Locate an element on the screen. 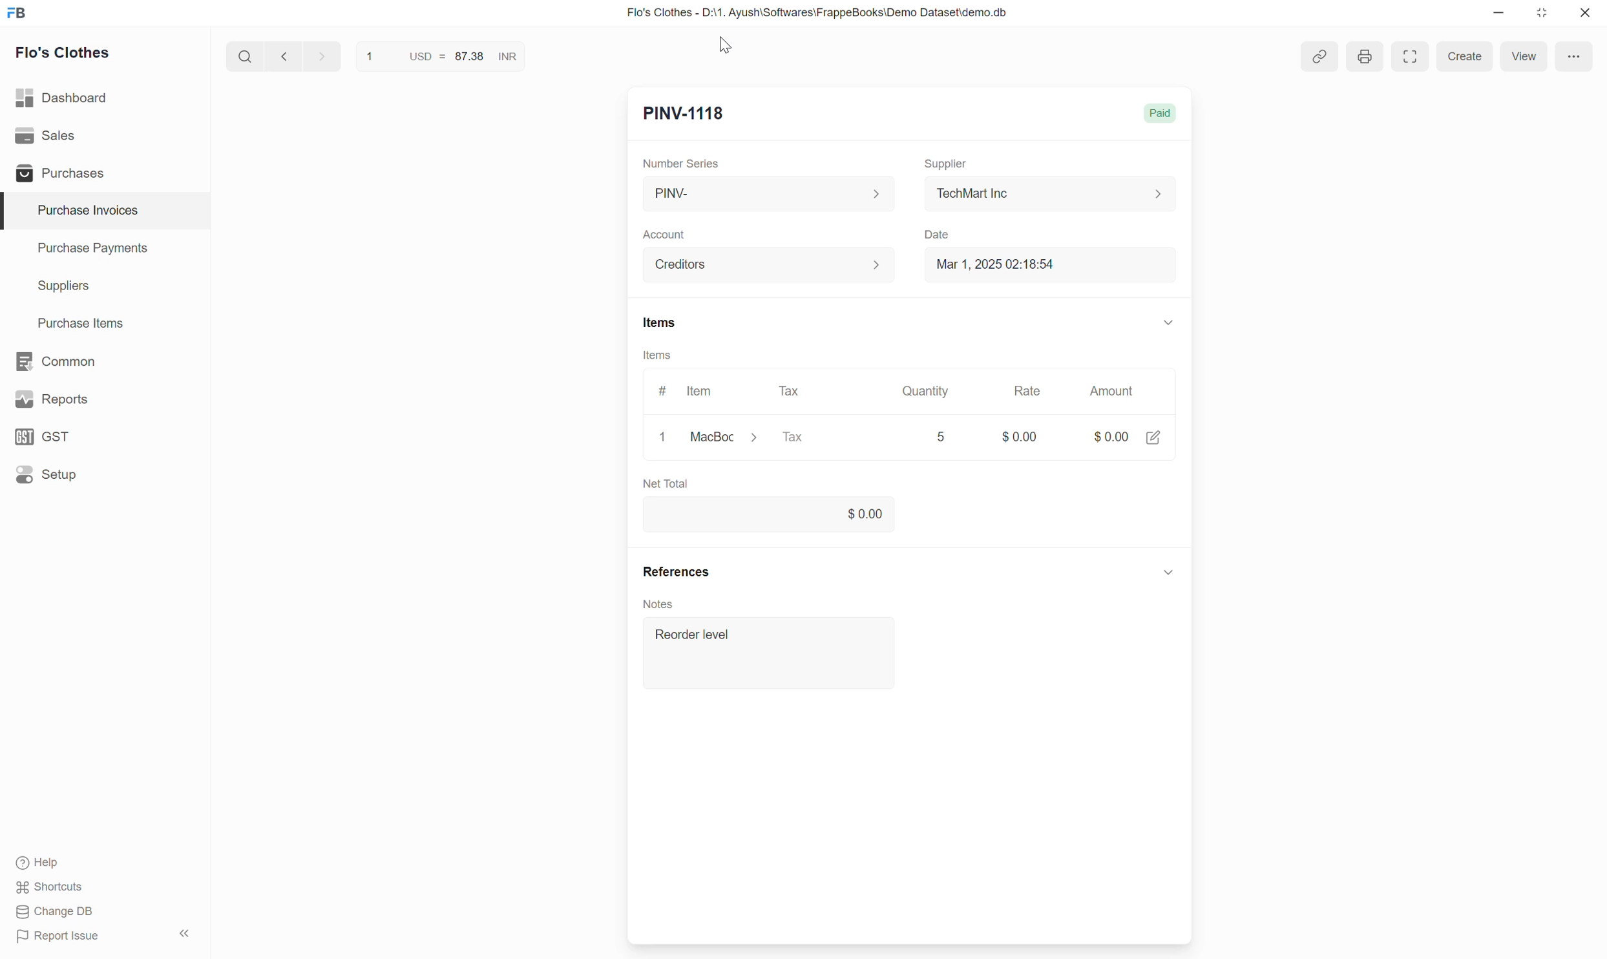 This screenshot has height=959, width=1607. Report Issue is located at coordinates (59, 936).